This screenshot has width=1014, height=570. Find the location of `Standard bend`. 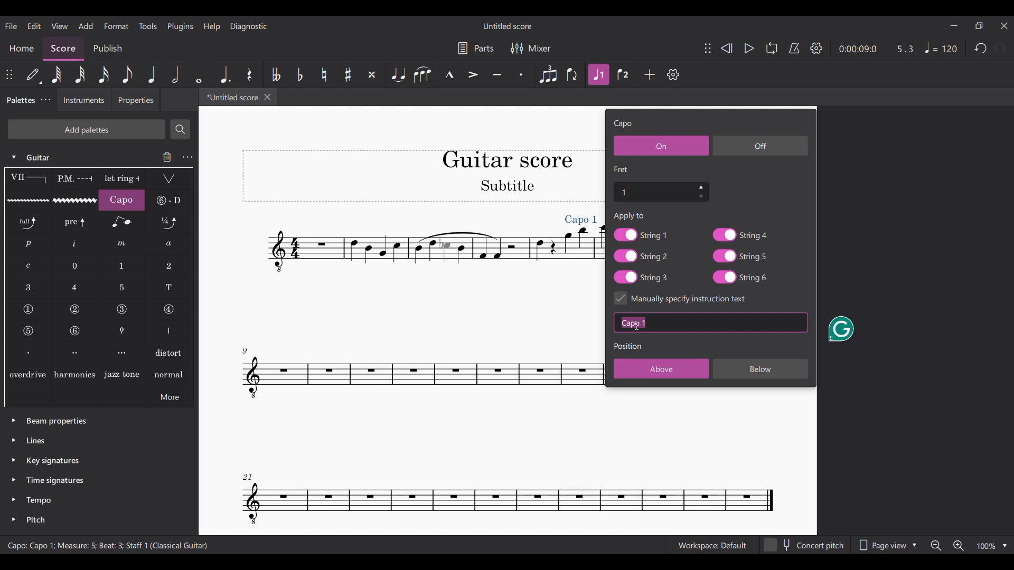

Standard bend is located at coordinates (29, 222).